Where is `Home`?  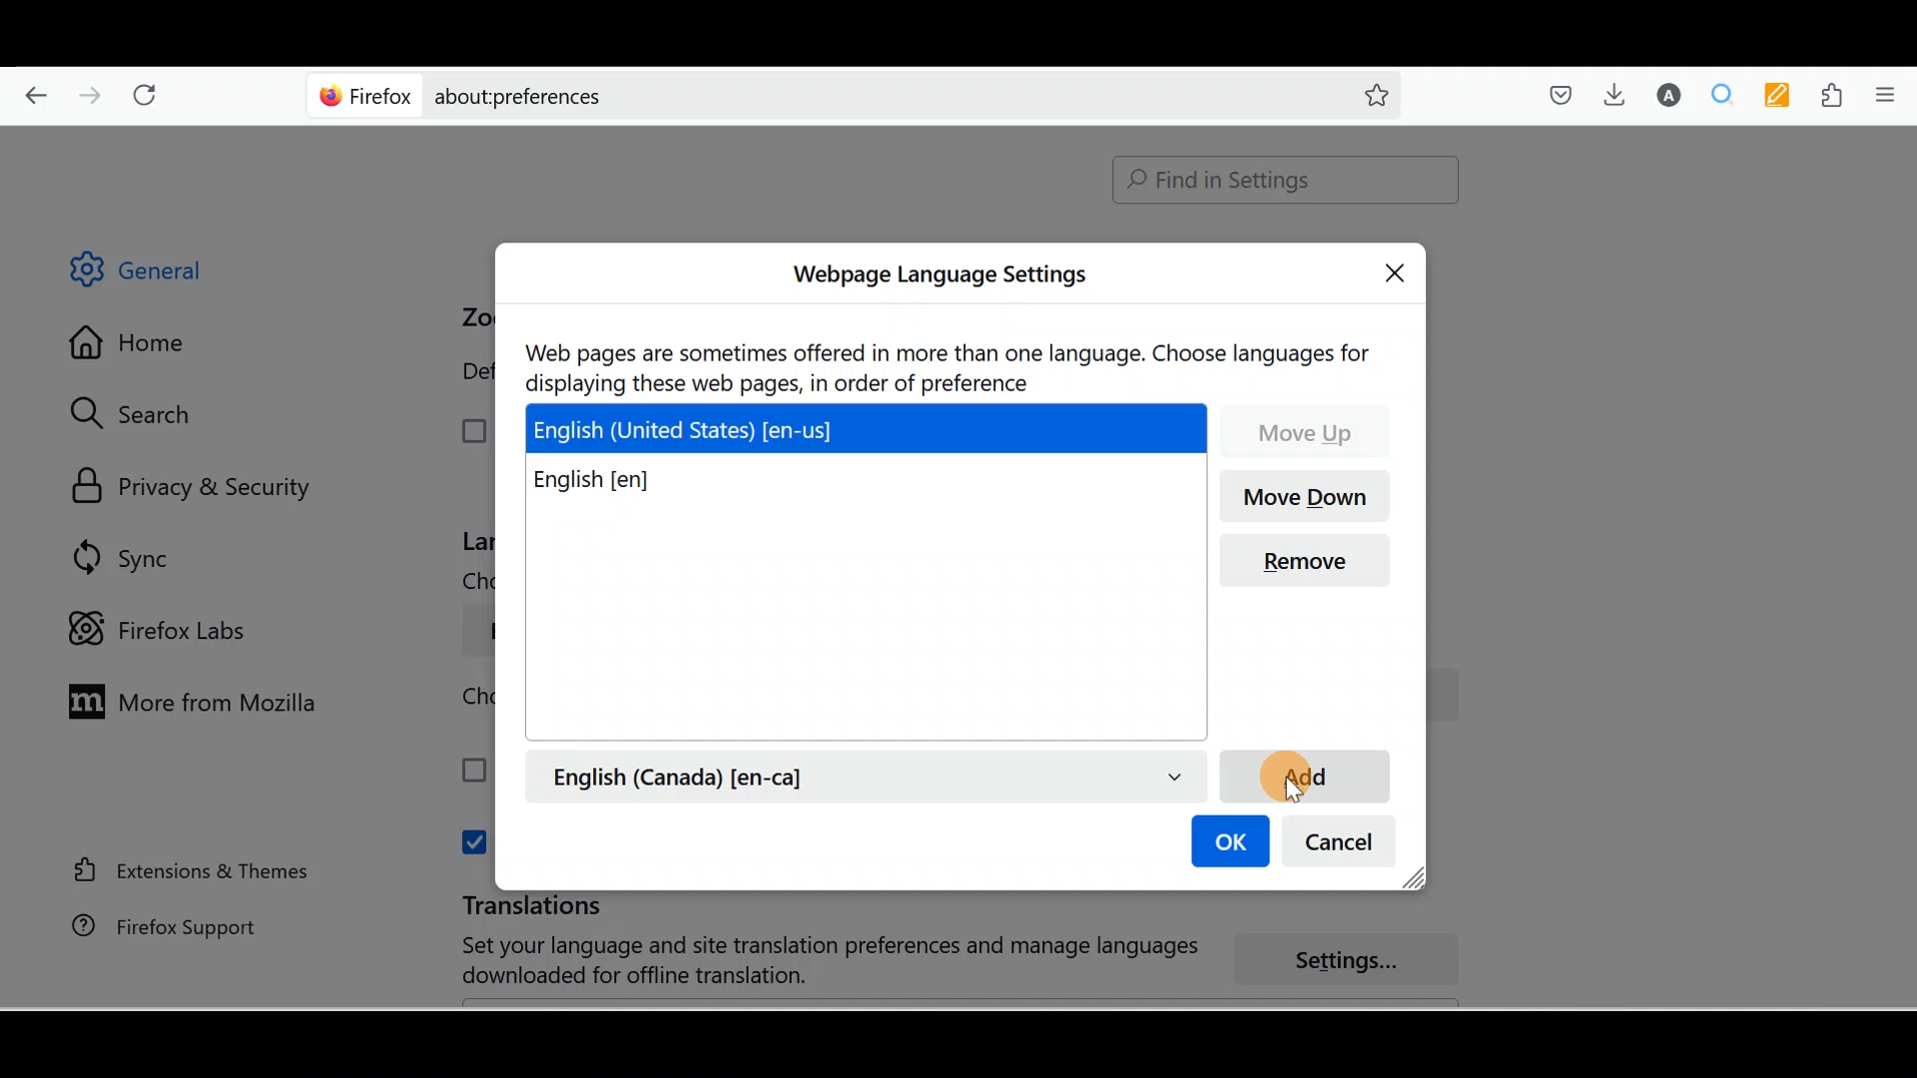 Home is located at coordinates (143, 347).